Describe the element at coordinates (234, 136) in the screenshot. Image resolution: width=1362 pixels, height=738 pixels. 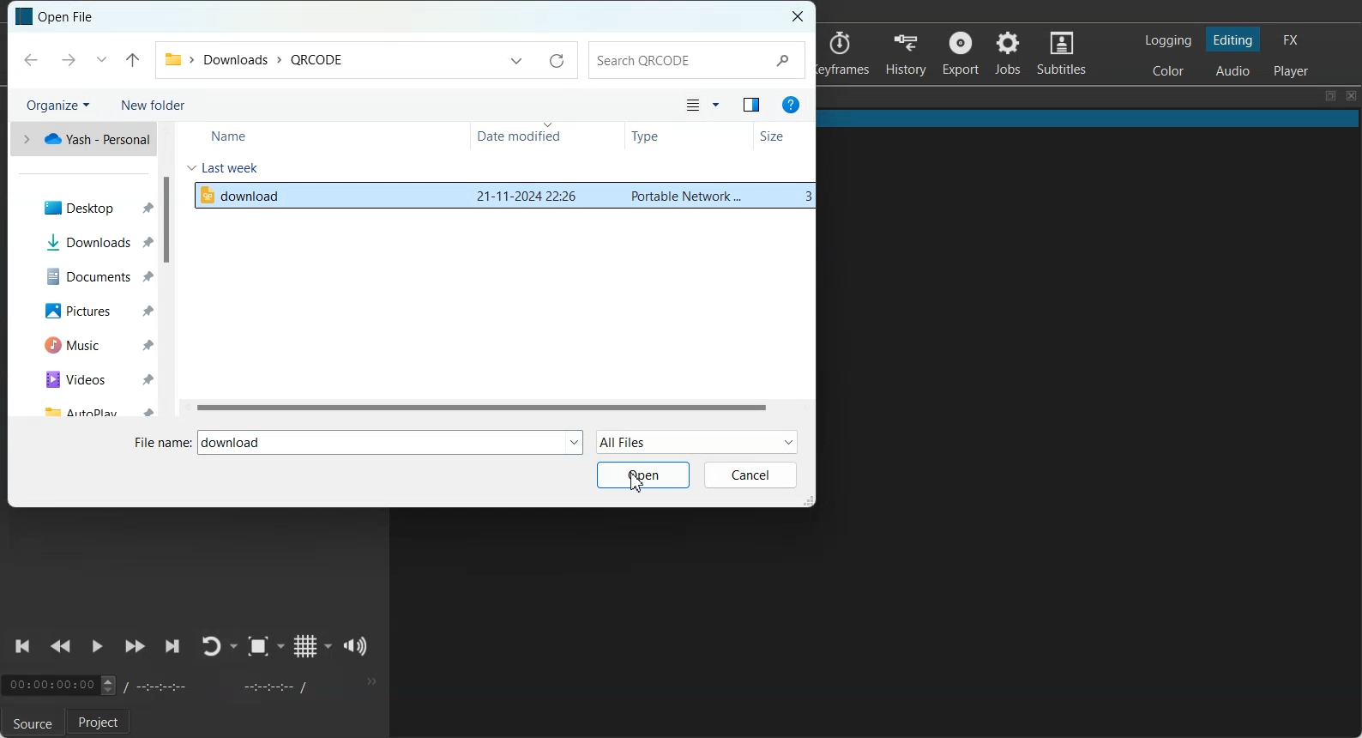
I see `Name` at that location.